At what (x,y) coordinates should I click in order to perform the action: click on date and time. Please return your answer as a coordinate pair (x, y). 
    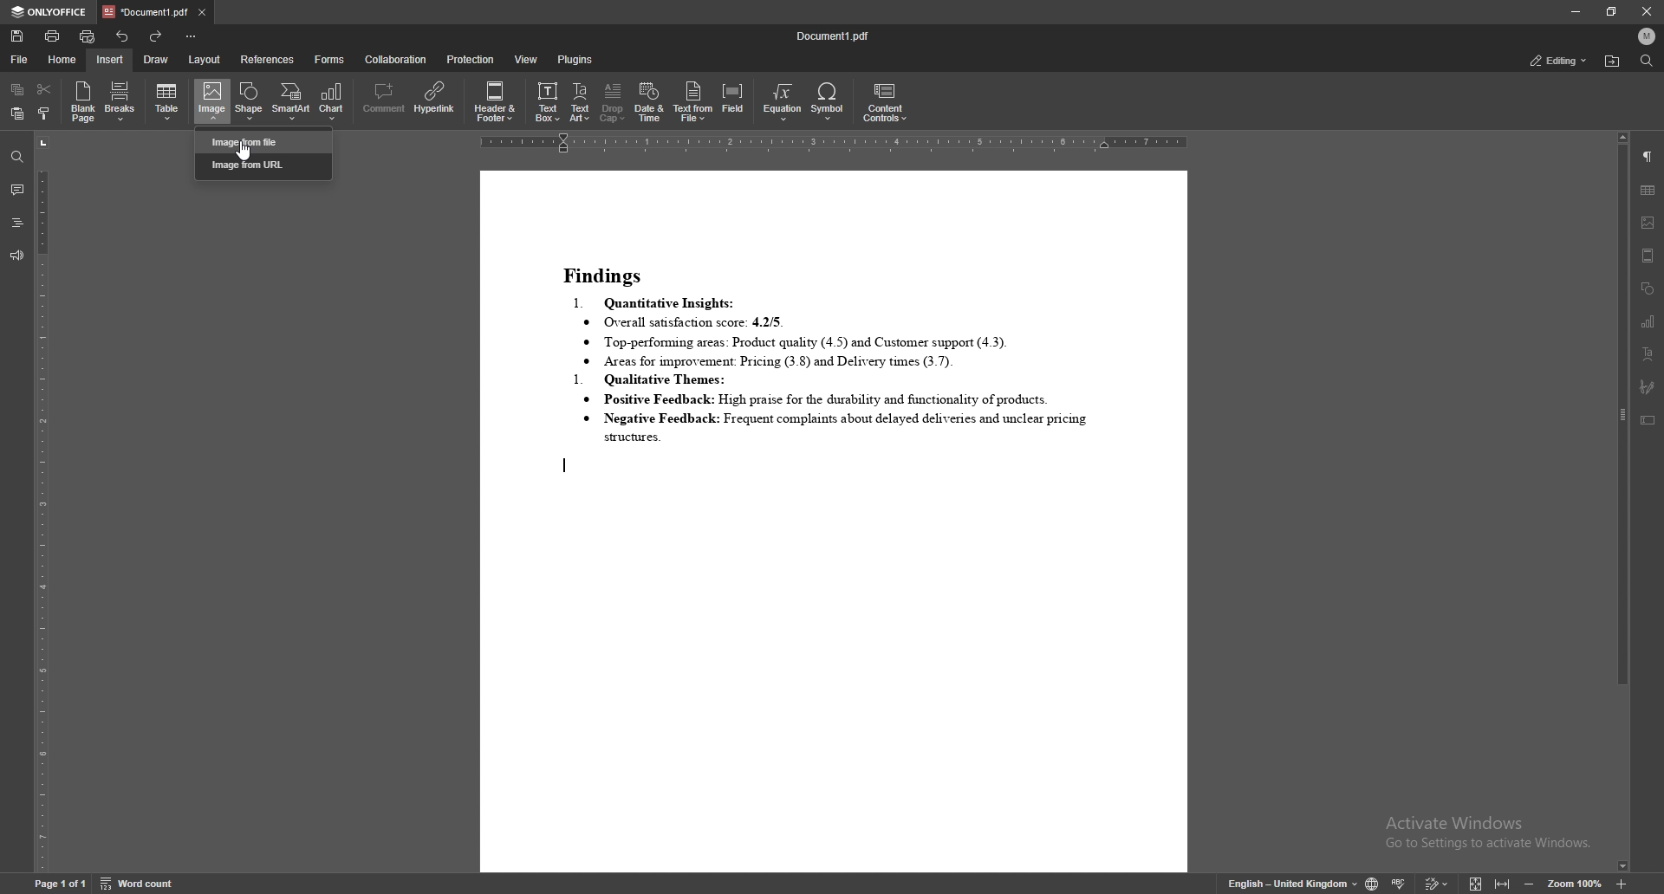
    Looking at the image, I should click on (649, 102).